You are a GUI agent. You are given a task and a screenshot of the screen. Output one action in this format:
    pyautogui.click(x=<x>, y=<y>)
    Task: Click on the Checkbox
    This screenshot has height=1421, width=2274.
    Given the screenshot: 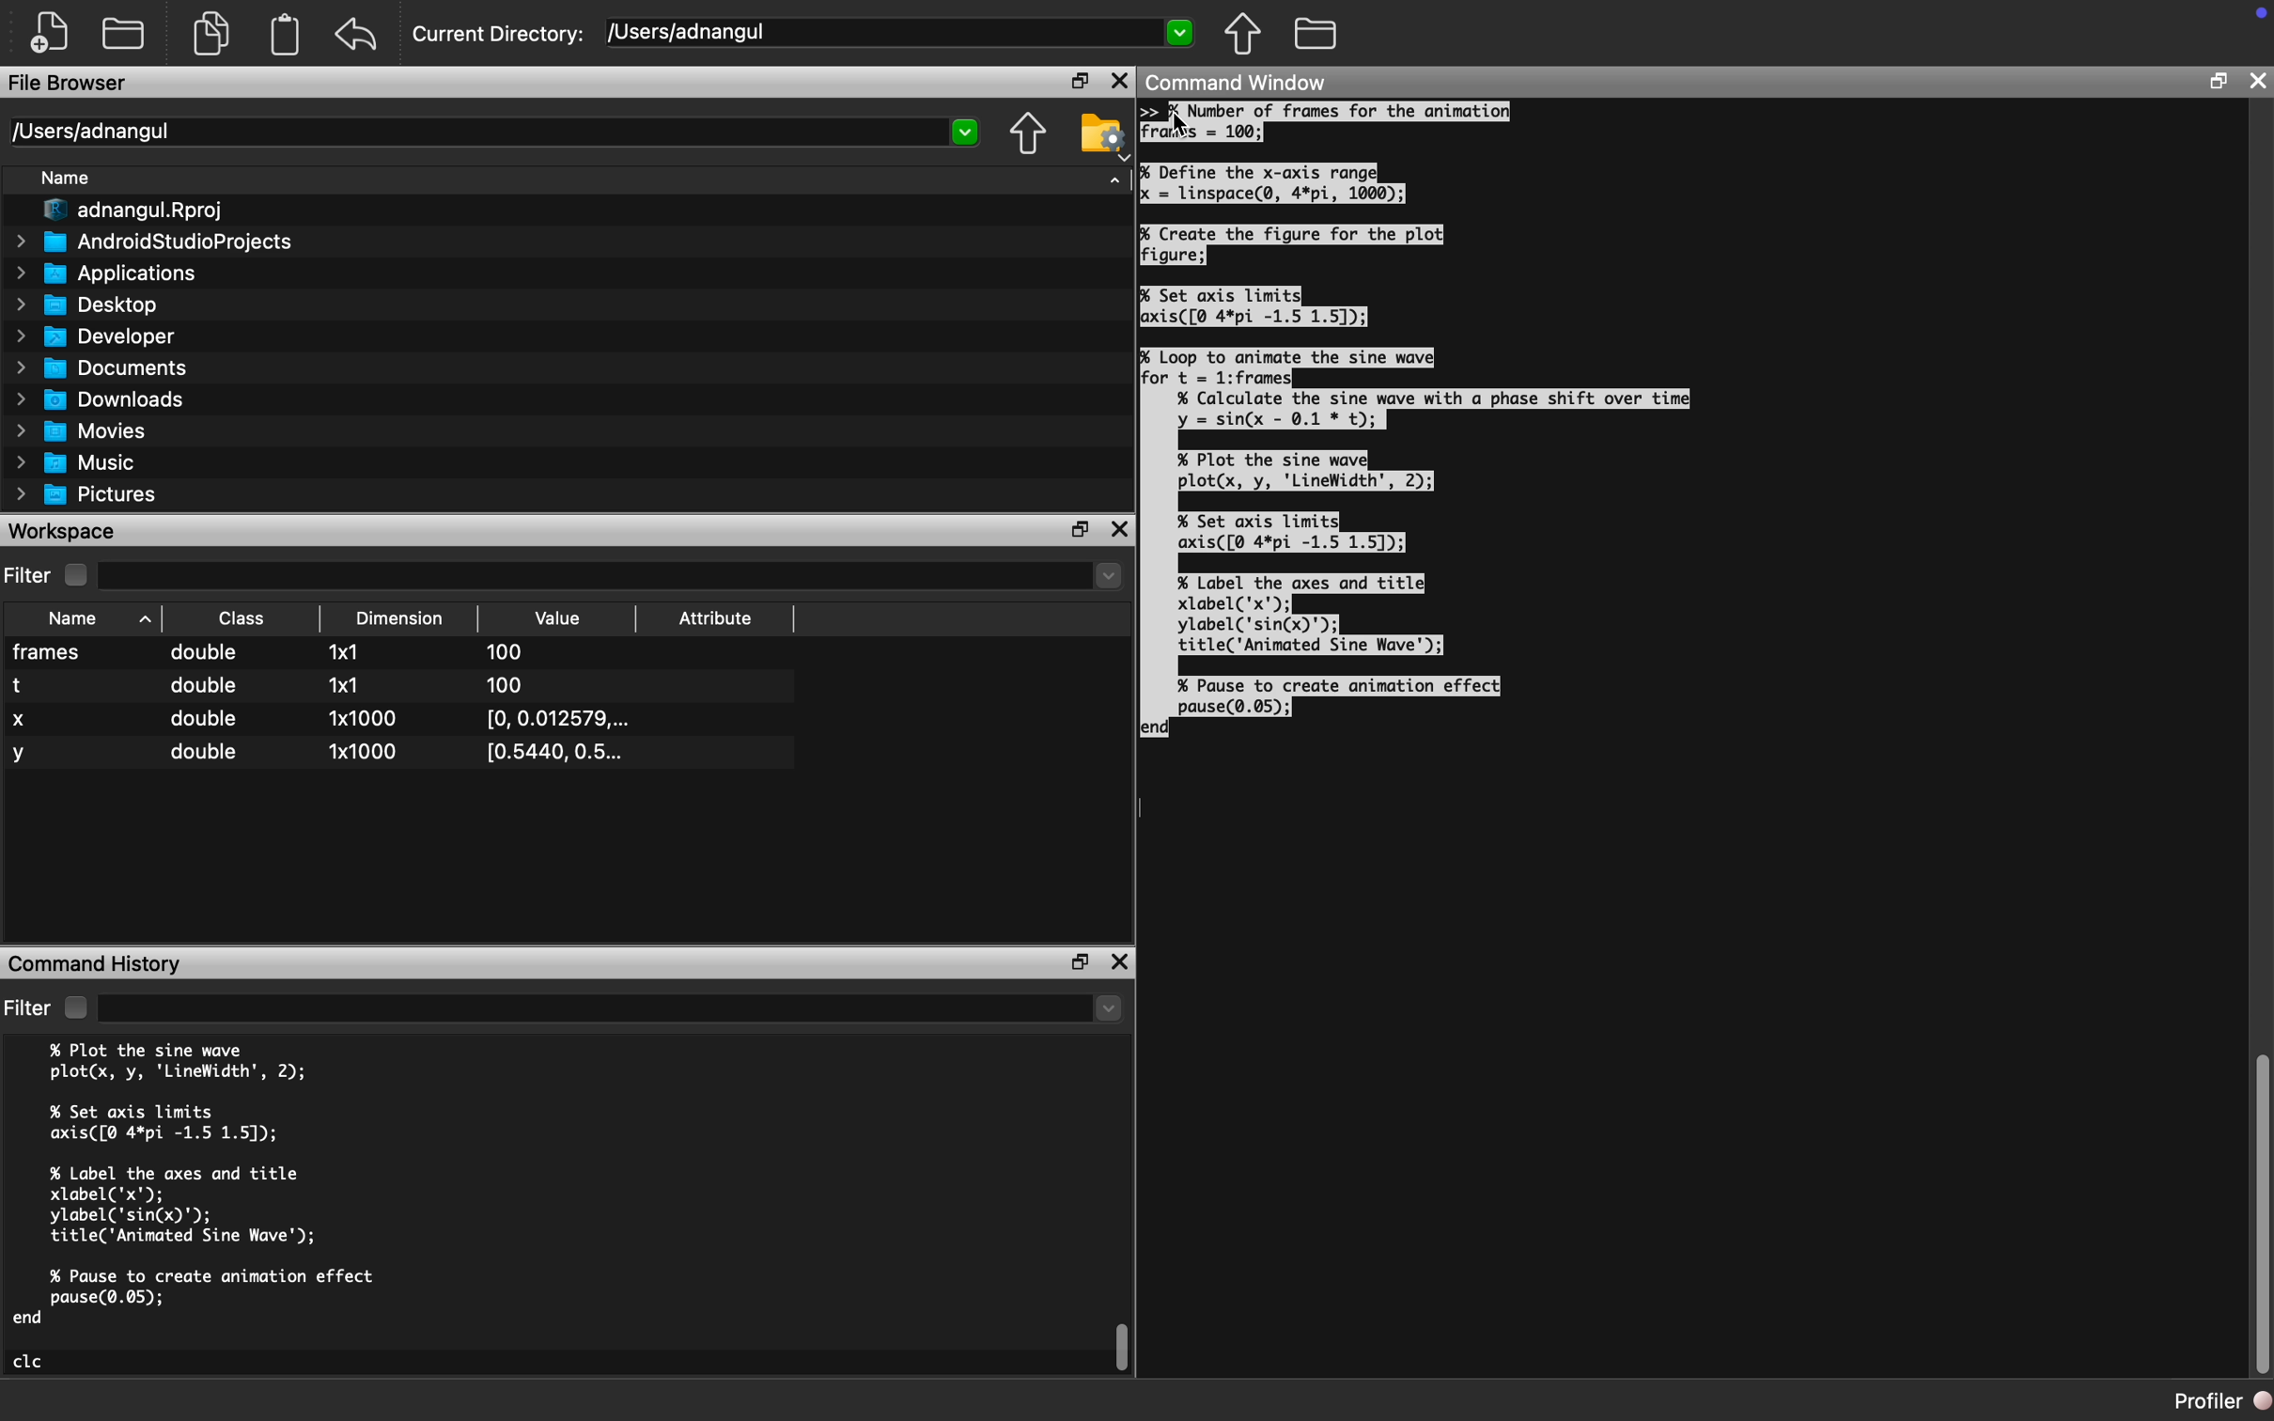 What is the action you would take?
    pyautogui.click(x=73, y=1007)
    